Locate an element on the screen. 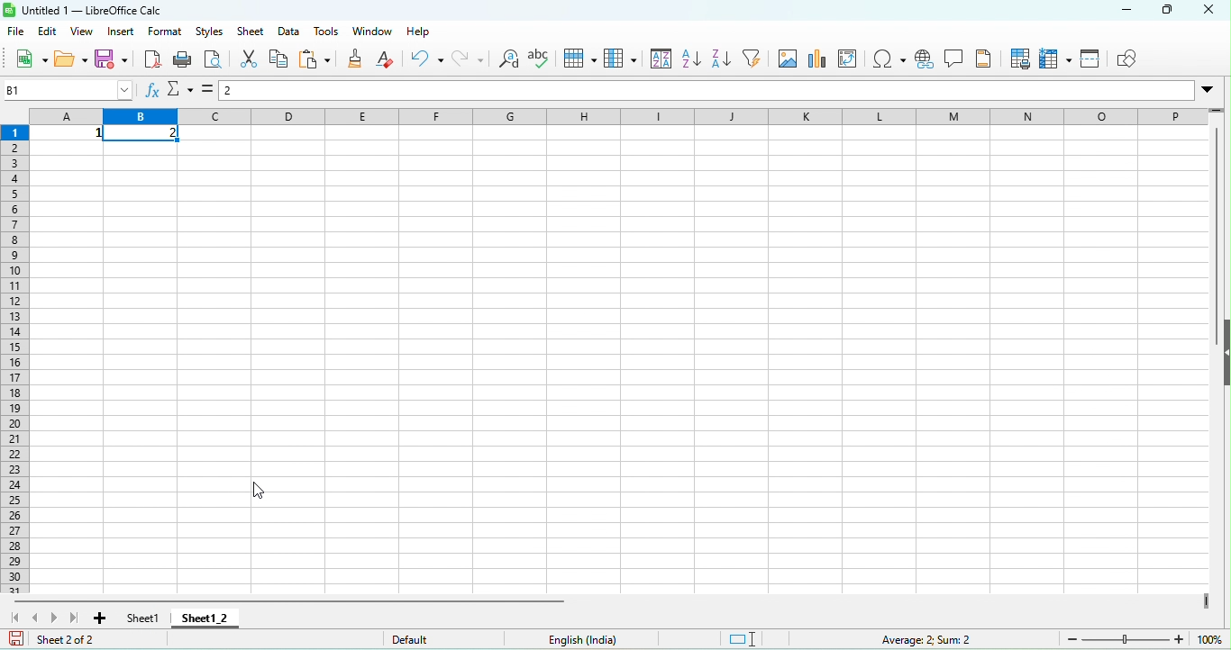  spelling is located at coordinates (544, 60).